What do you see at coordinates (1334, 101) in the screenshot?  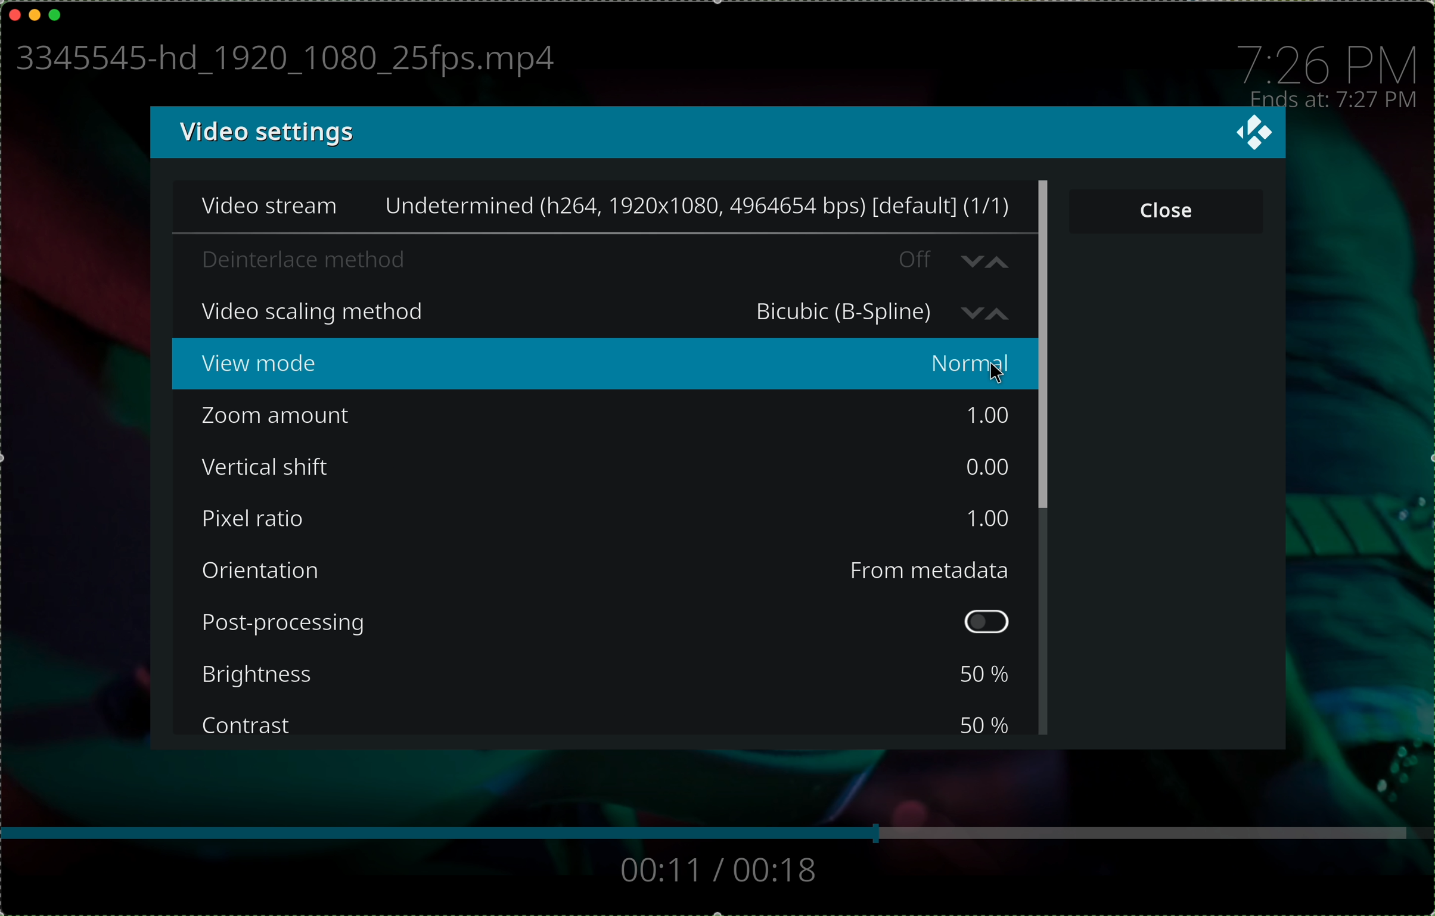 I see `ends at: 7:27 PM` at bounding box center [1334, 101].